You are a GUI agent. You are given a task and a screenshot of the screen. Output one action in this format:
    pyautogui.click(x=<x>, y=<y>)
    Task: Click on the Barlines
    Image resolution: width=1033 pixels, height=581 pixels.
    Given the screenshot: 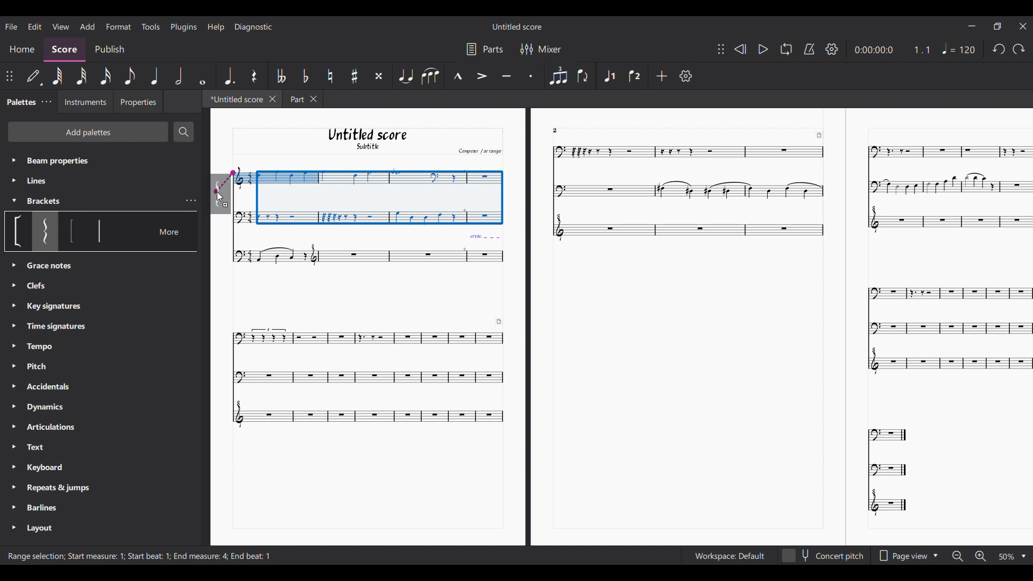 What is the action you would take?
    pyautogui.click(x=47, y=506)
    